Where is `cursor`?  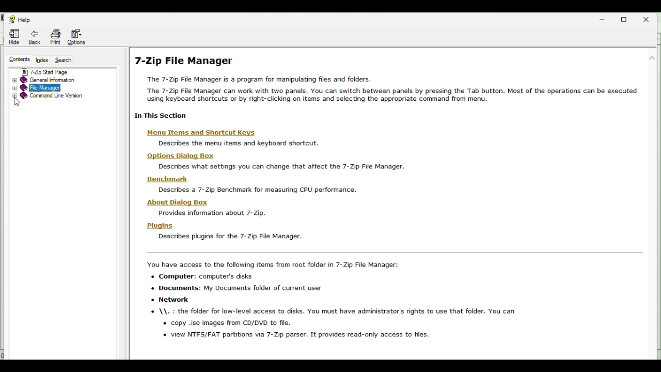
cursor is located at coordinates (18, 103).